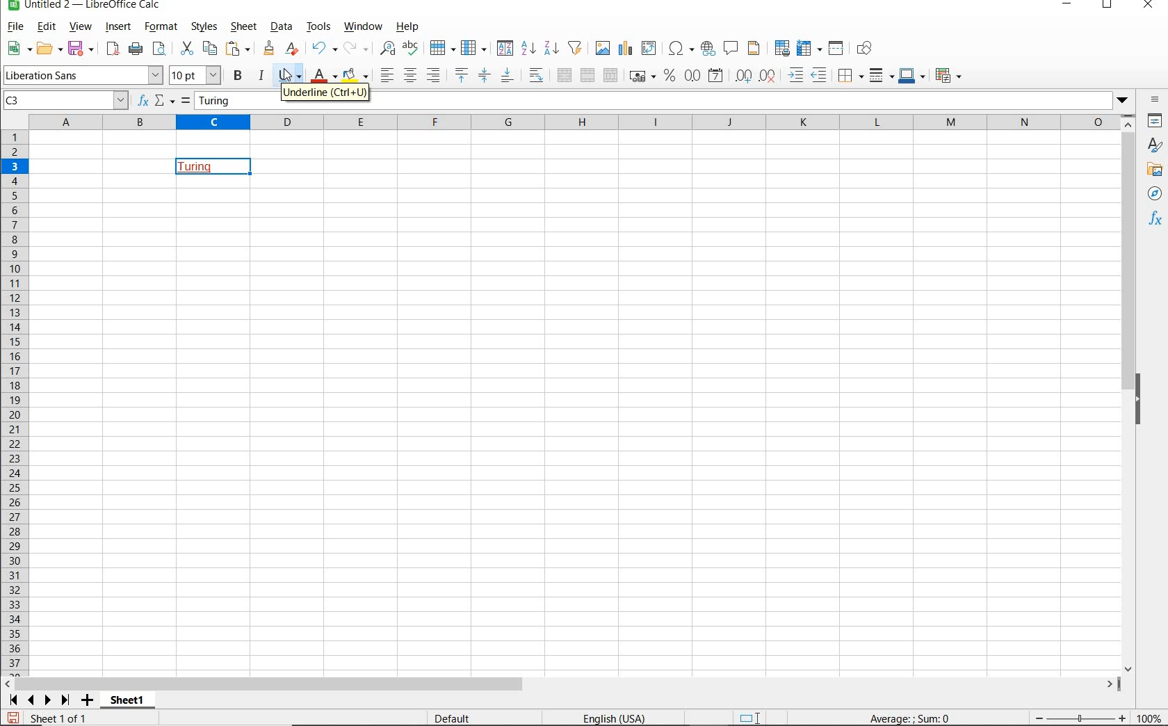 The width and height of the screenshot is (1168, 726). Describe the element at coordinates (565, 75) in the screenshot. I see `MERGE AND CENTER OR UNMERGE` at that location.